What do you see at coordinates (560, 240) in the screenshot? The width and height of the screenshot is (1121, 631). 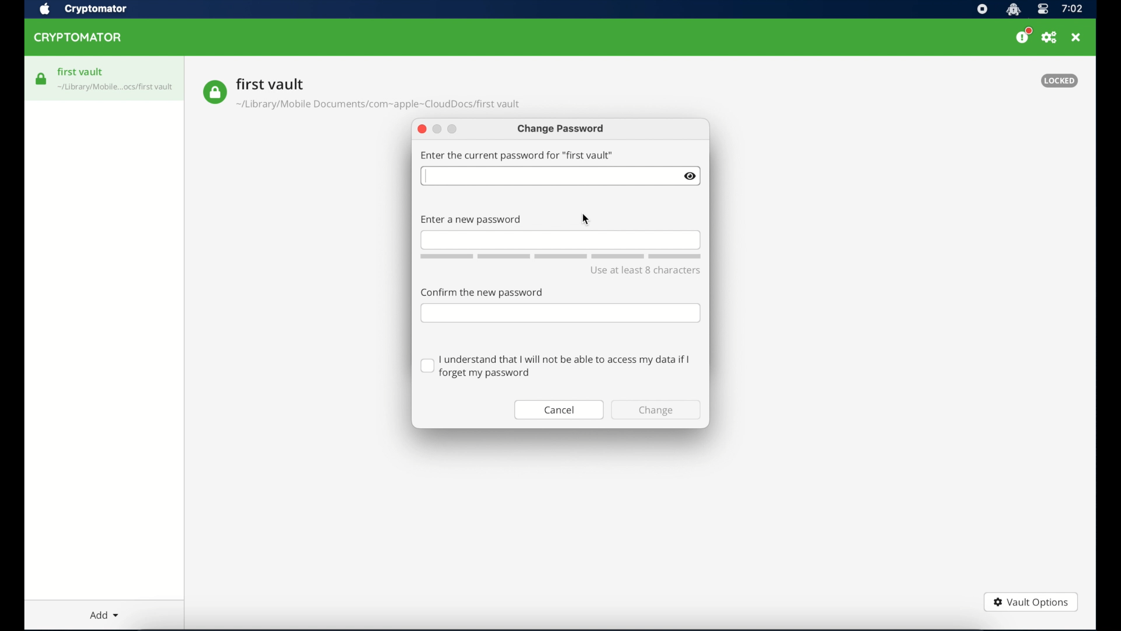 I see `new password field` at bounding box center [560, 240].